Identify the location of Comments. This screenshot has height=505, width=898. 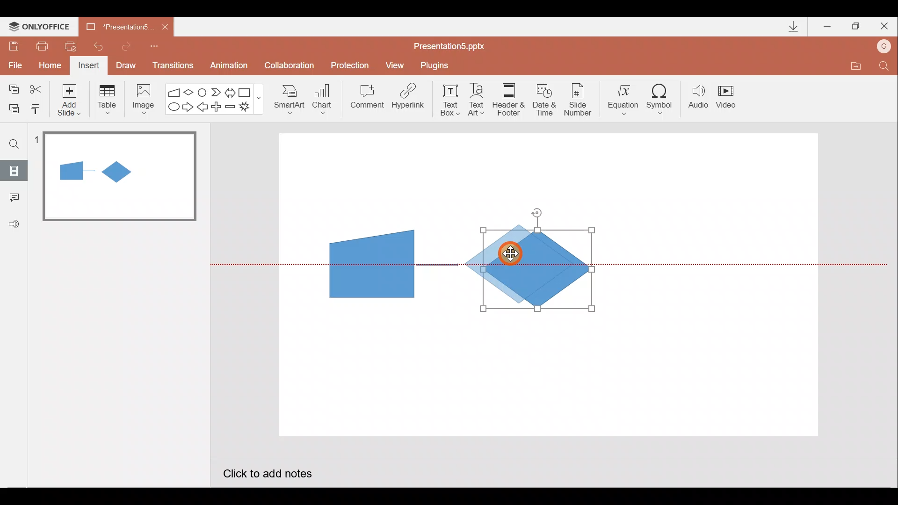
(12, 198).